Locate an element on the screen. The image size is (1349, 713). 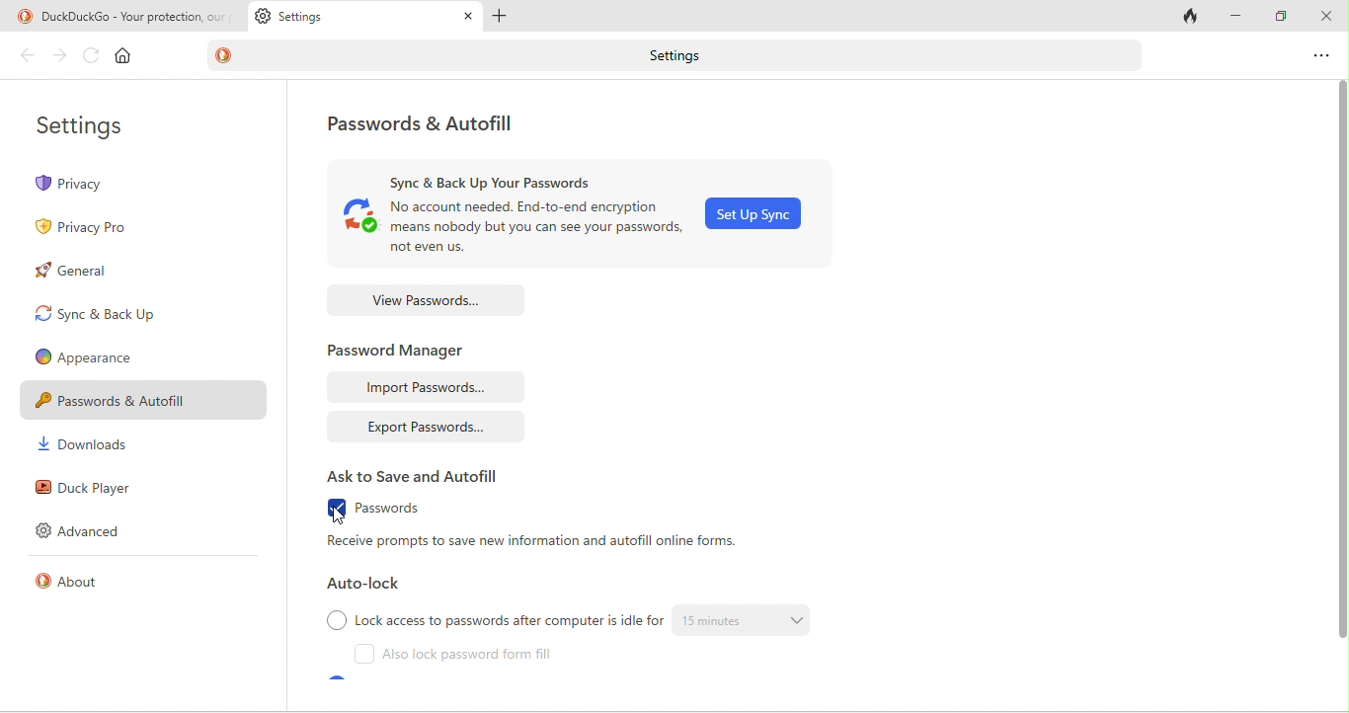
checkbox is located at coordinates (367, 657).